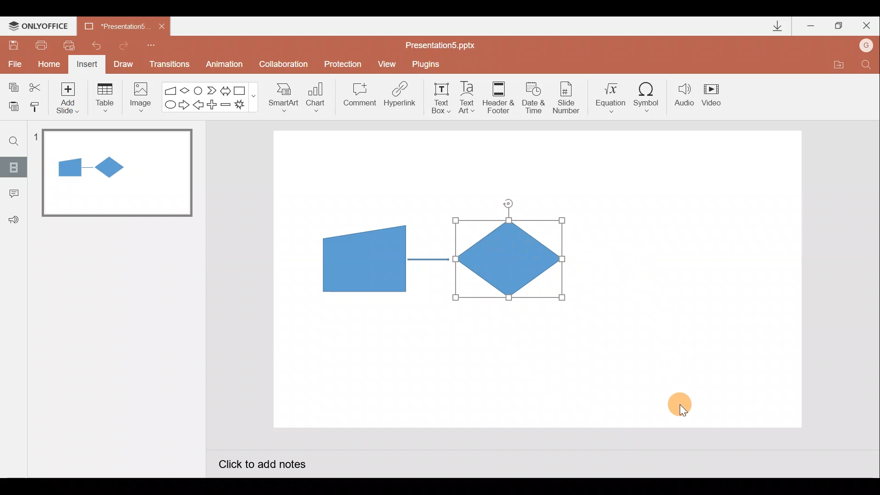  What do you see at coordinates (46, 62) in the screenshot?
I see `Home` at bounding box center [46, 62].